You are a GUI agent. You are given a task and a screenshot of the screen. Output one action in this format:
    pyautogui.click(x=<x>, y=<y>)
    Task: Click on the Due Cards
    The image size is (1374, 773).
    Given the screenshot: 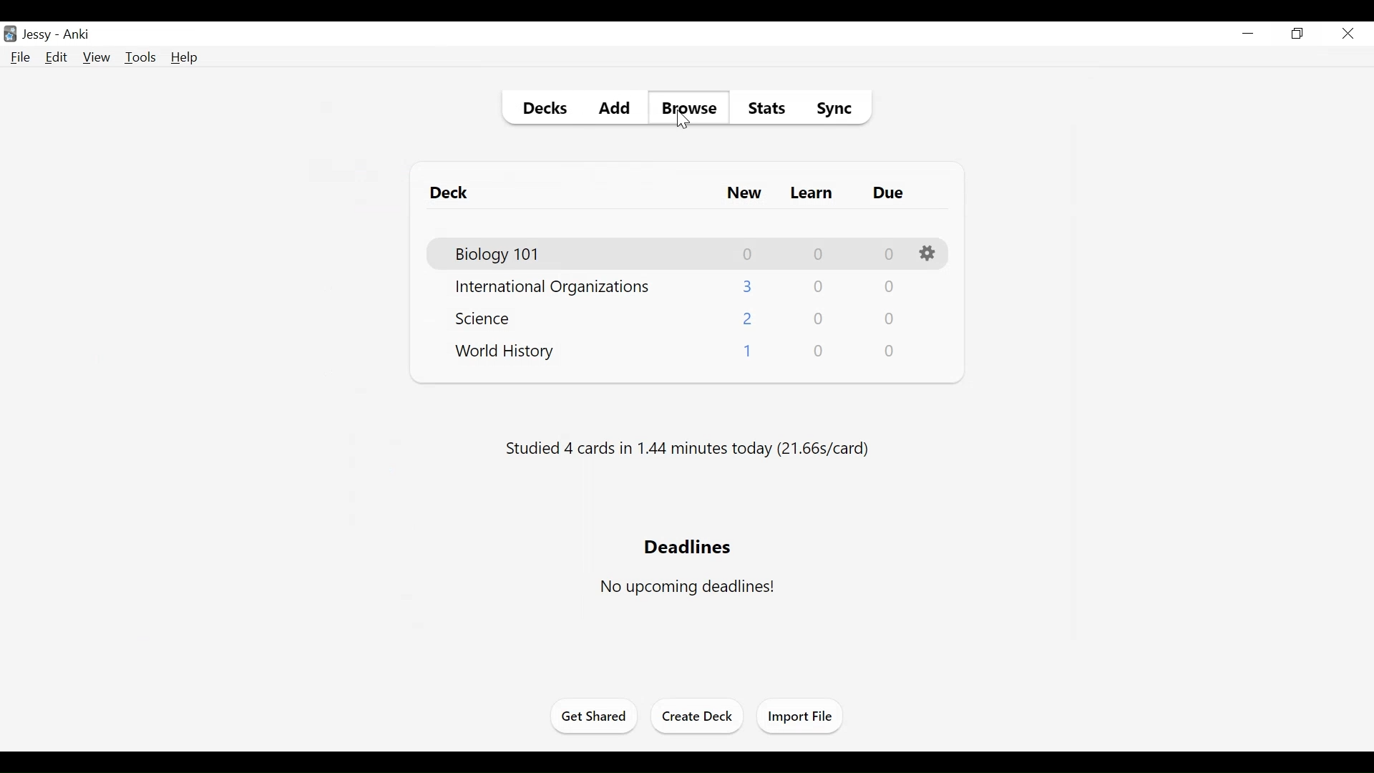 What is the action you would take?
    pyautogui.click(x=888, y=193)
    